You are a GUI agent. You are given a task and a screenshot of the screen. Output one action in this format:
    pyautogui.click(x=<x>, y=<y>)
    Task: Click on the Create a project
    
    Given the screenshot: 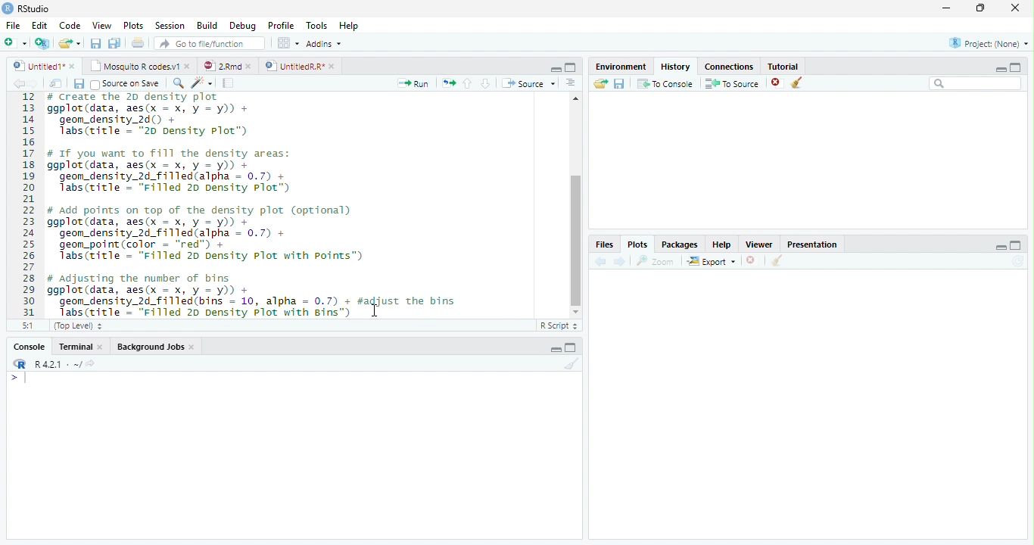 What is the action you would take?
    pyautogui.click(x=42, y=43)
    